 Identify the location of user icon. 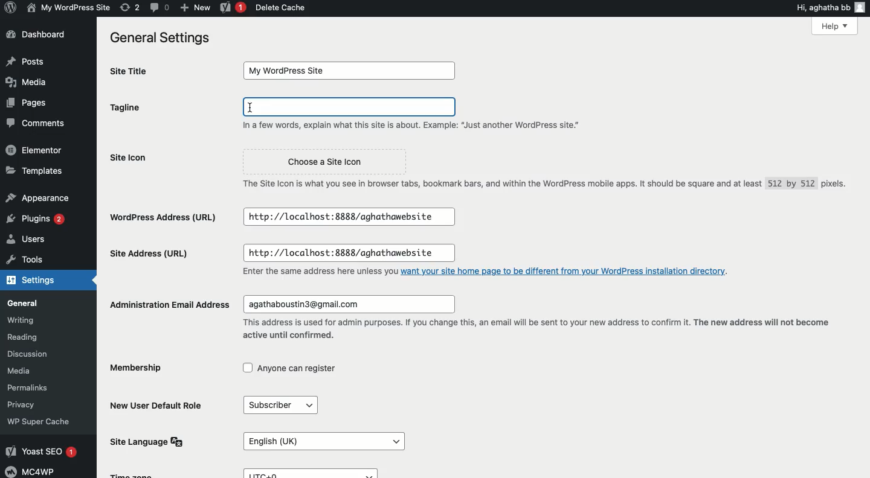
(862, 7).